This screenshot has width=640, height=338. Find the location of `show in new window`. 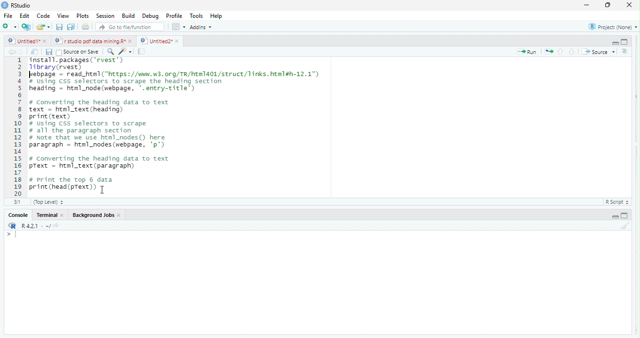

show in new window is located at coordinates (35, 53).